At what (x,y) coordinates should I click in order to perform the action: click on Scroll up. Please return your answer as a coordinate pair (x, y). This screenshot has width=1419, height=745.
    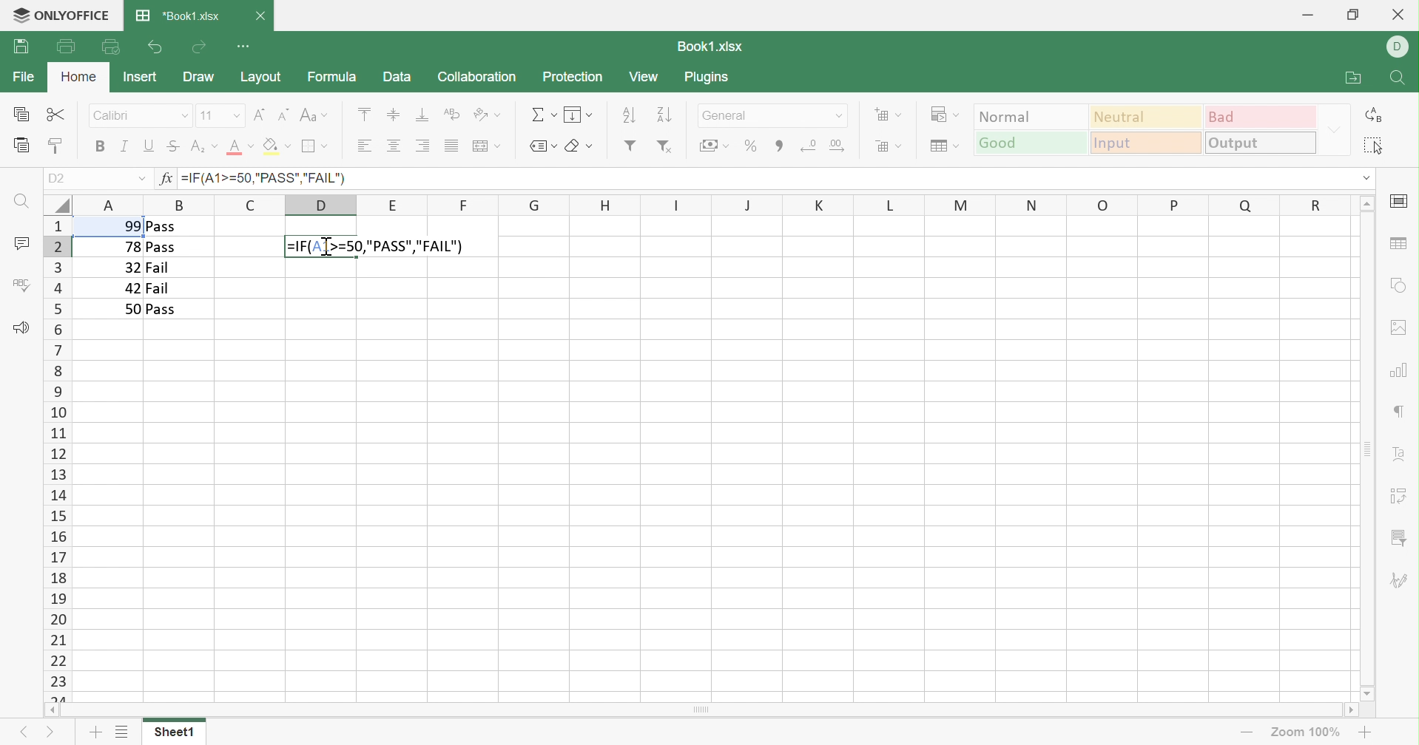
    Looking at the image, I should click on (1369, 202).